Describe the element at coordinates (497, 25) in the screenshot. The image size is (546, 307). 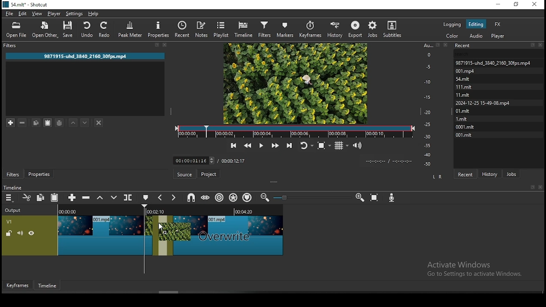
I see `fx` at that location.